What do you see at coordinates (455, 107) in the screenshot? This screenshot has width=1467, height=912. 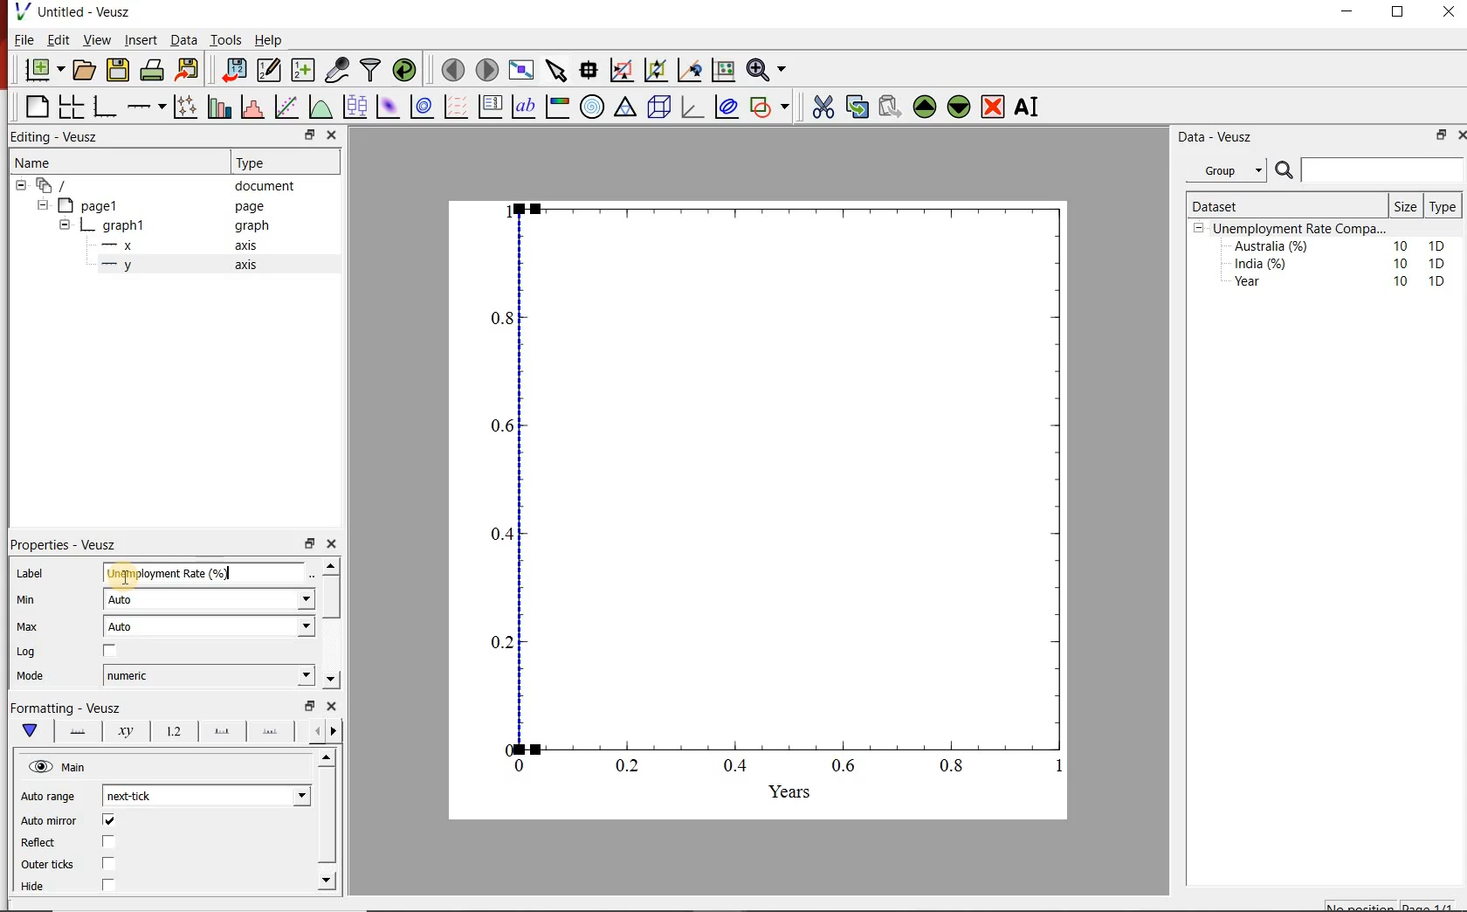 I see `plot vector field` at bounding box center [455, 107].